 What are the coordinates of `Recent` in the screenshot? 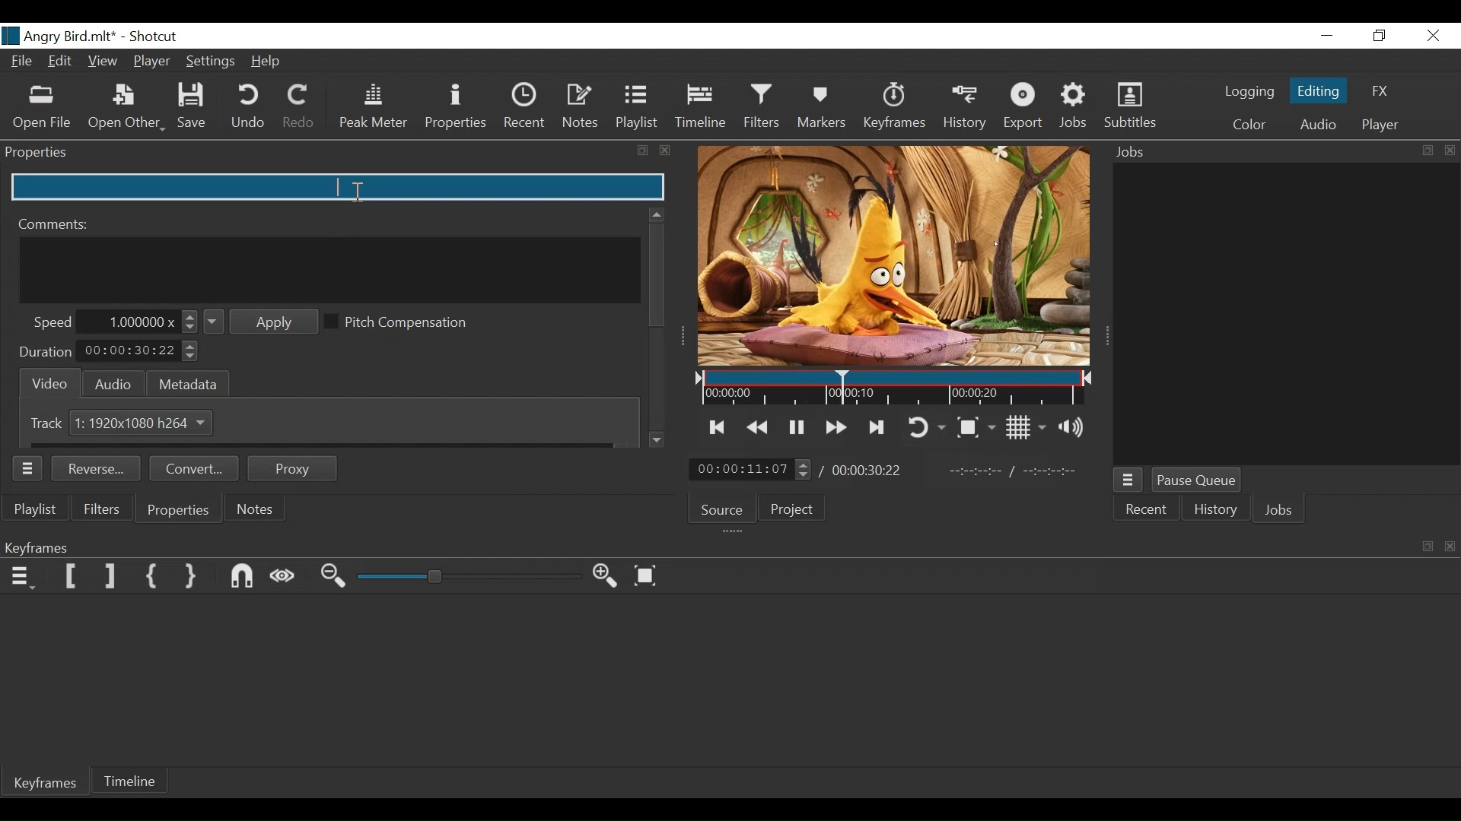 It's located at (526, 106).